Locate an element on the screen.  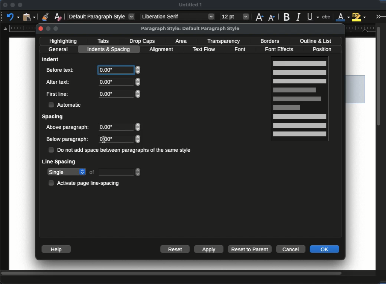
paragraph style: default paragraph style is located at coordinates (191, 29).